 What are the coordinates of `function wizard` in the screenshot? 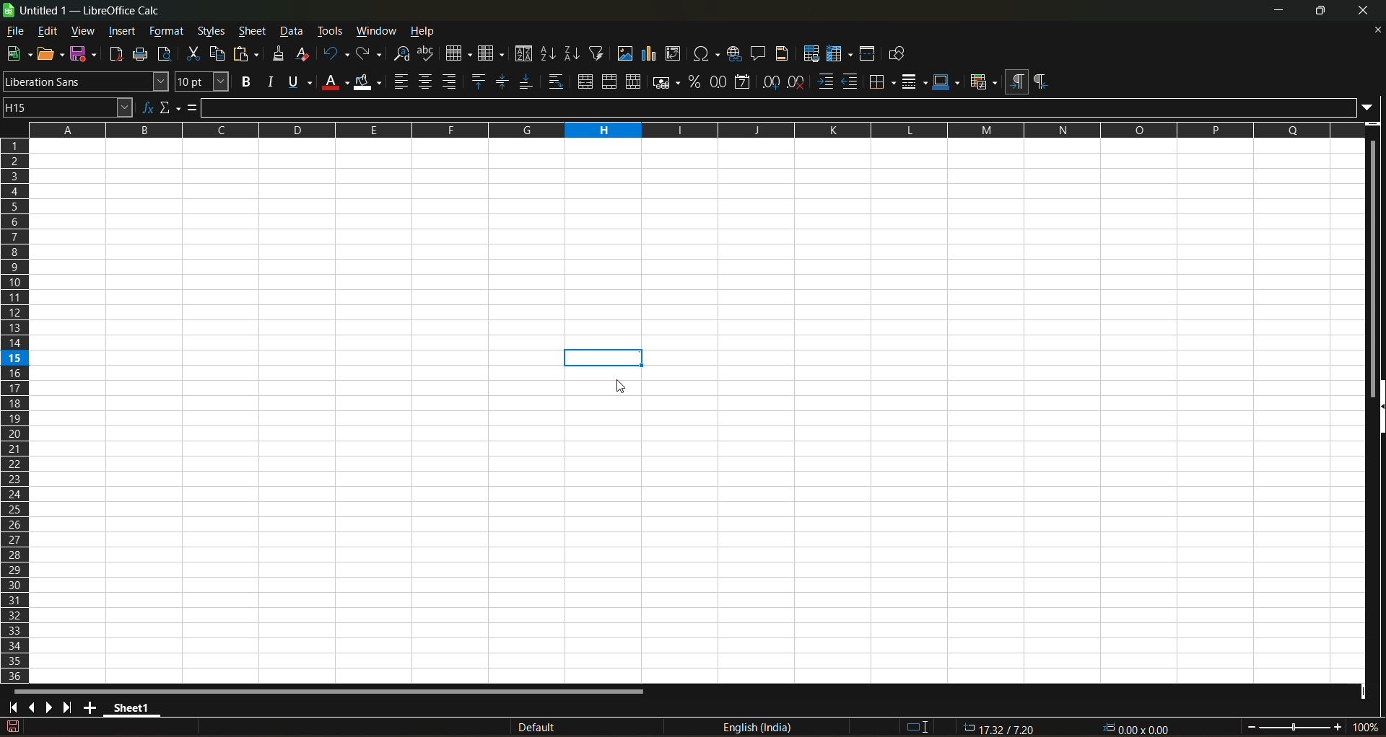 It's located at (148, 107).